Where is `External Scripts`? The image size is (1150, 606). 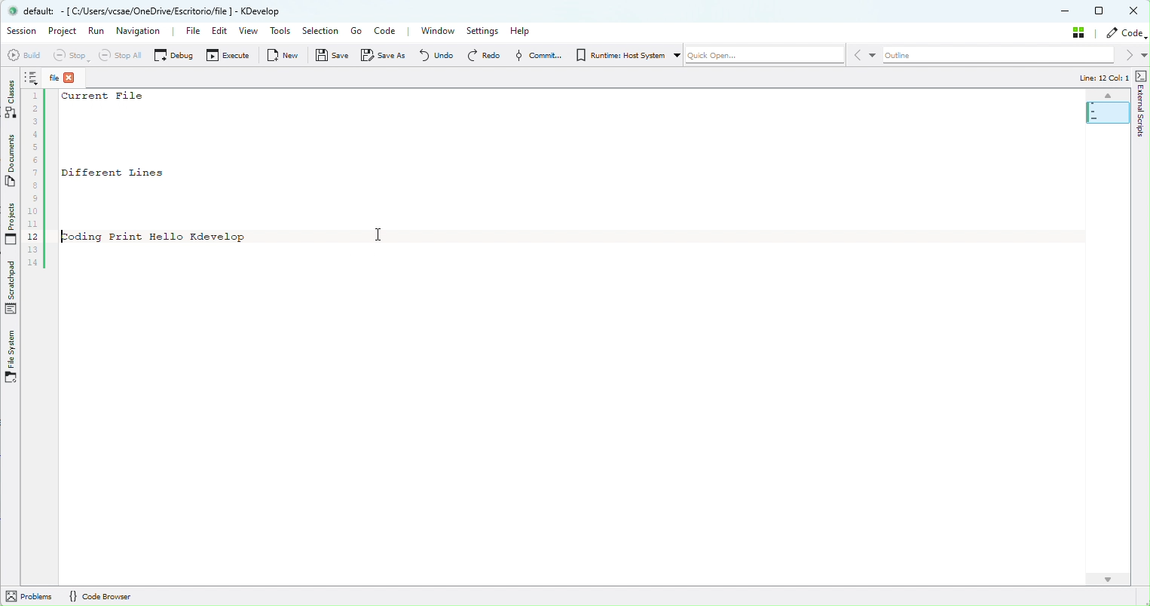
External Scripts is located at coordinates (1142, 104).